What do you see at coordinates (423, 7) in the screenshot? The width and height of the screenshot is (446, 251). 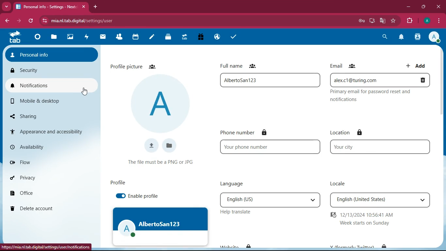 I see `maximize` at bounding box center [423, 7].